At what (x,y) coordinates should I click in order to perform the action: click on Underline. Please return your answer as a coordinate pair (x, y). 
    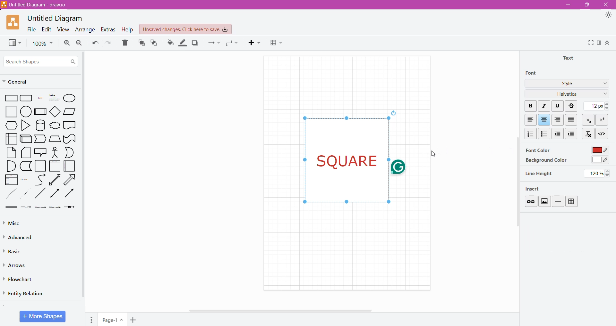
    Looking at the image, I should click on (558, 105).